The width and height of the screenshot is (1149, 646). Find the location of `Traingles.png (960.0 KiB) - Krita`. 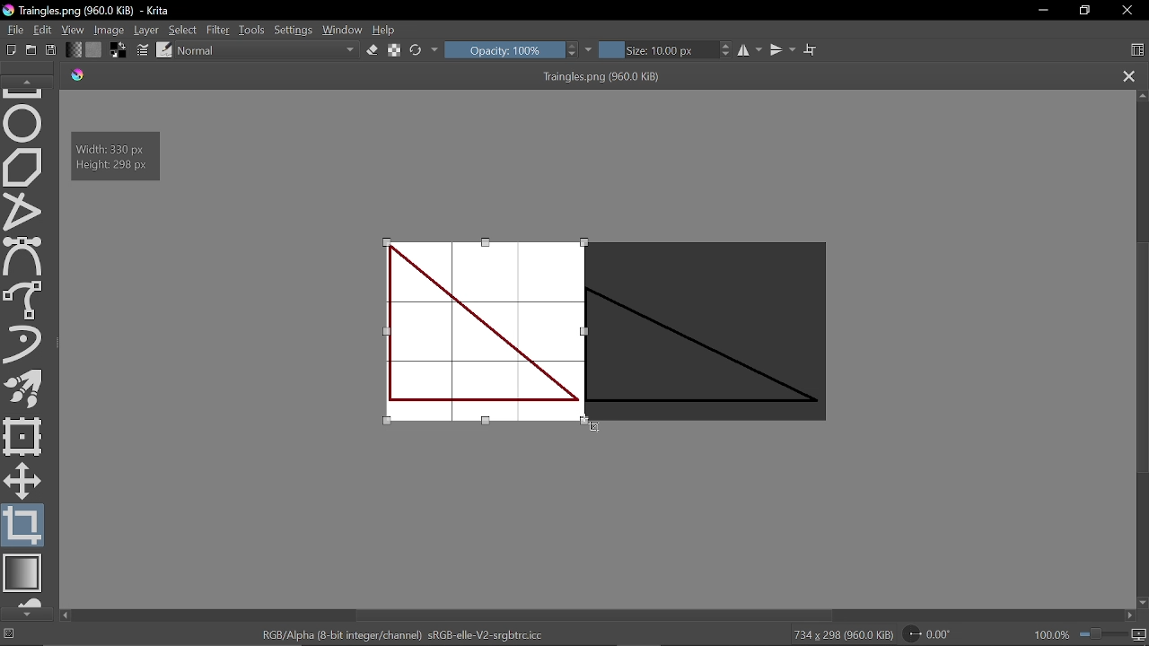

Traingles.png (960.0 KiB) - Krita is located at coordinates (89, 12).